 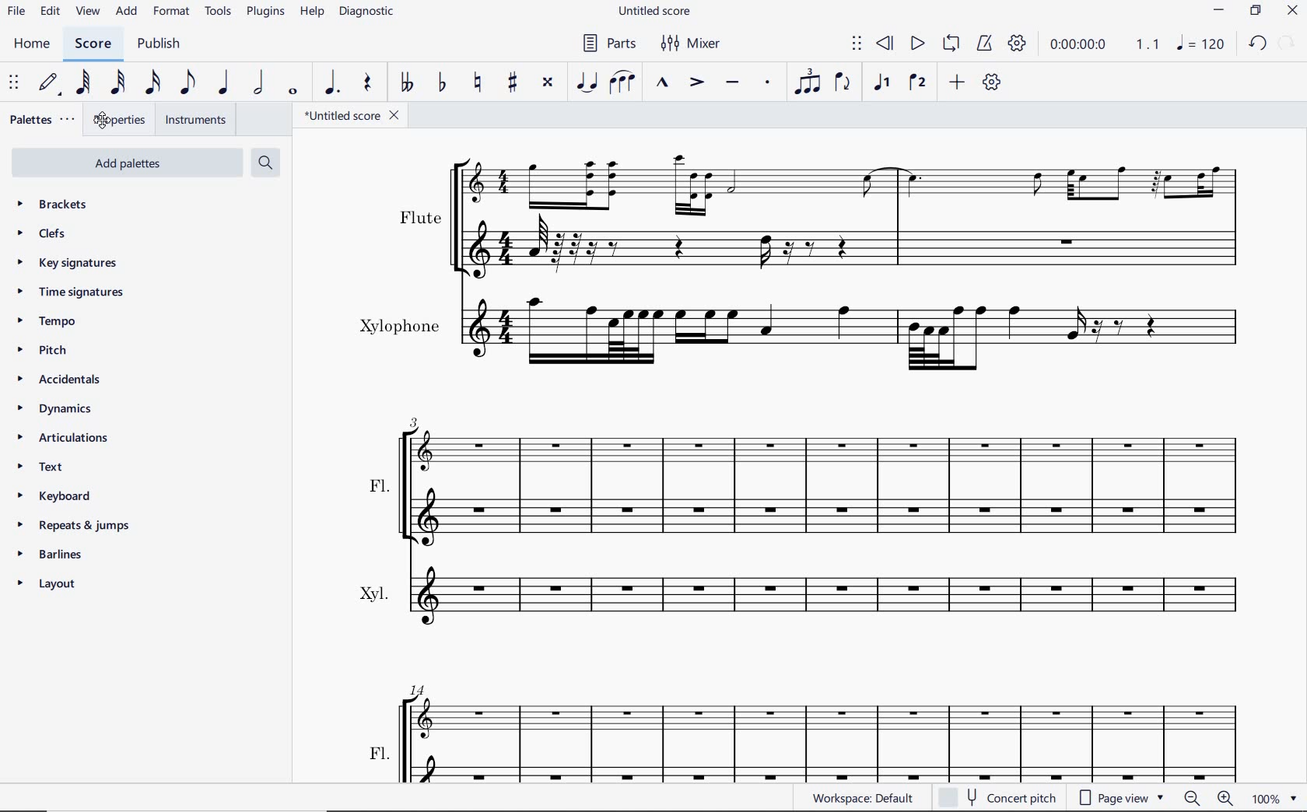 What do you see at coordinates (93, 44) in the screenshot?
I see `SCORE` at bounding box center [93, 44].